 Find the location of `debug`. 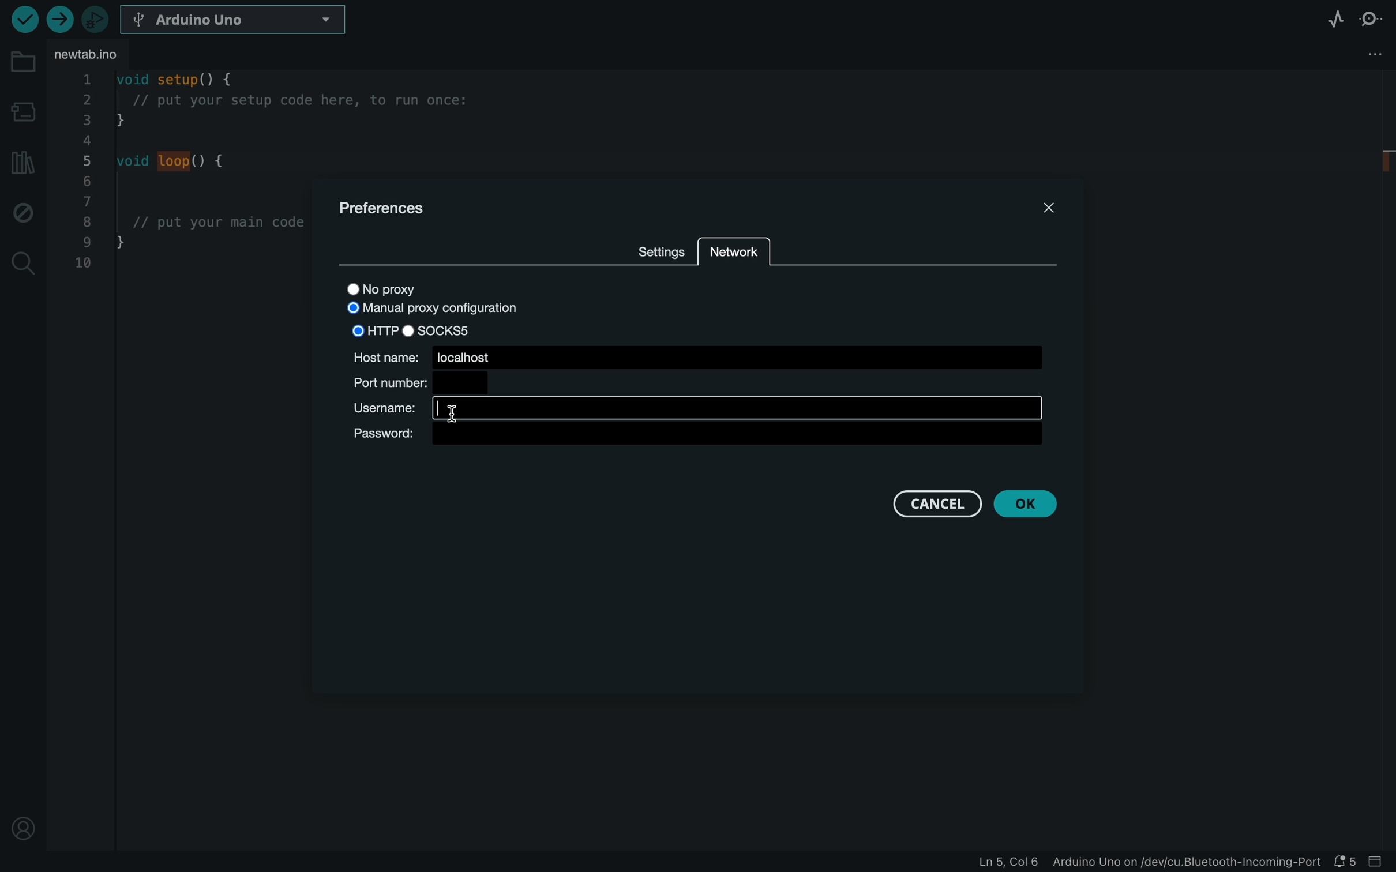

debug is located at coordinates (20, 211).